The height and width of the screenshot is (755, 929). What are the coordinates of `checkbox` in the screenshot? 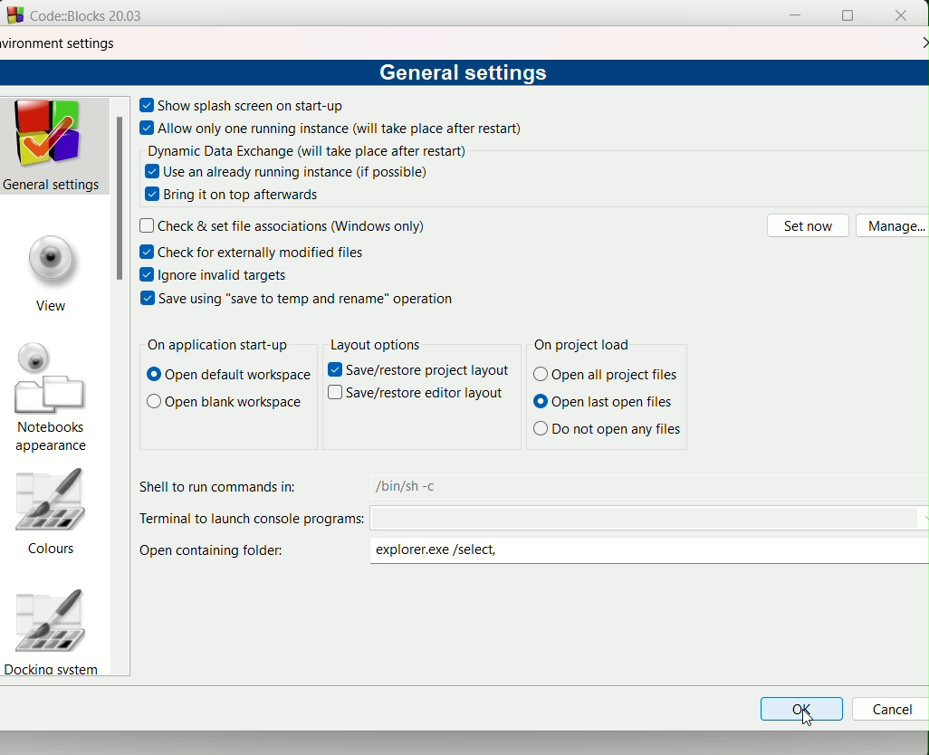 It's located at (147, 274).